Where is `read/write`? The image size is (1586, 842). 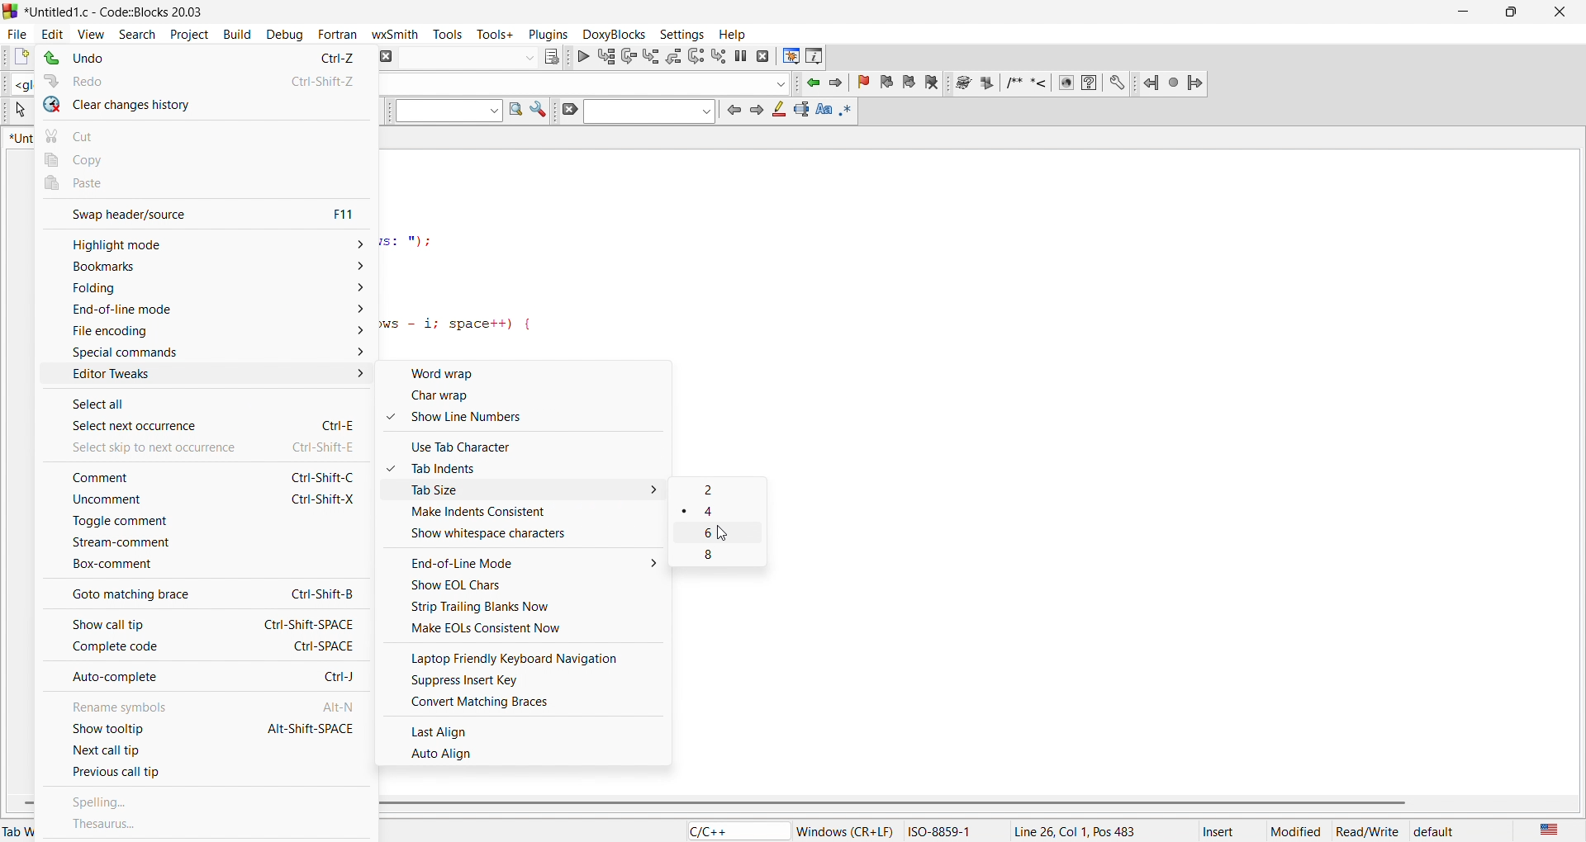 read/write is located at coordinates (1370, 830).